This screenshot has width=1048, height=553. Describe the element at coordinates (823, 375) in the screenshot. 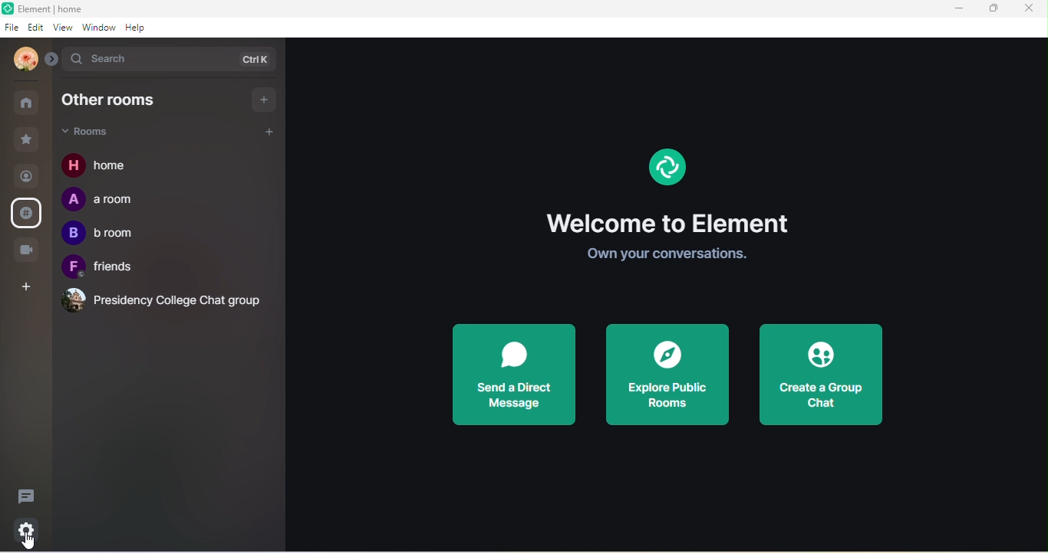

I see `create a group chat` at that location.